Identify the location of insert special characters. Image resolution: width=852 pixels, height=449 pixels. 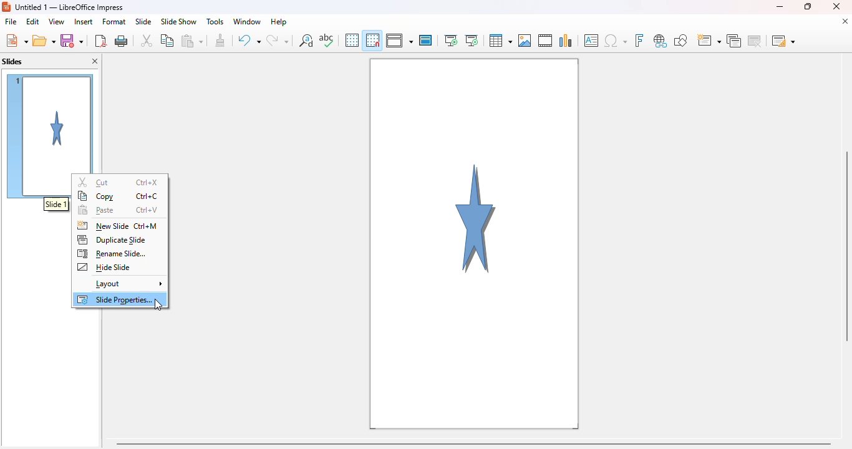
(615, 41).